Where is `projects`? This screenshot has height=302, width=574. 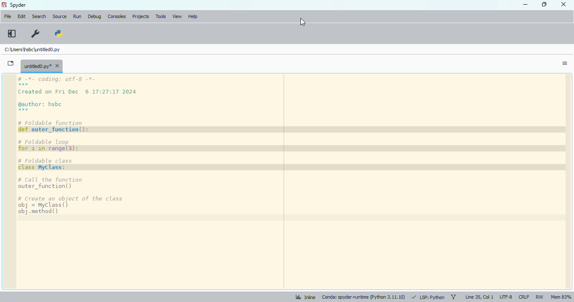 projects is located at coordinates (141, 16).